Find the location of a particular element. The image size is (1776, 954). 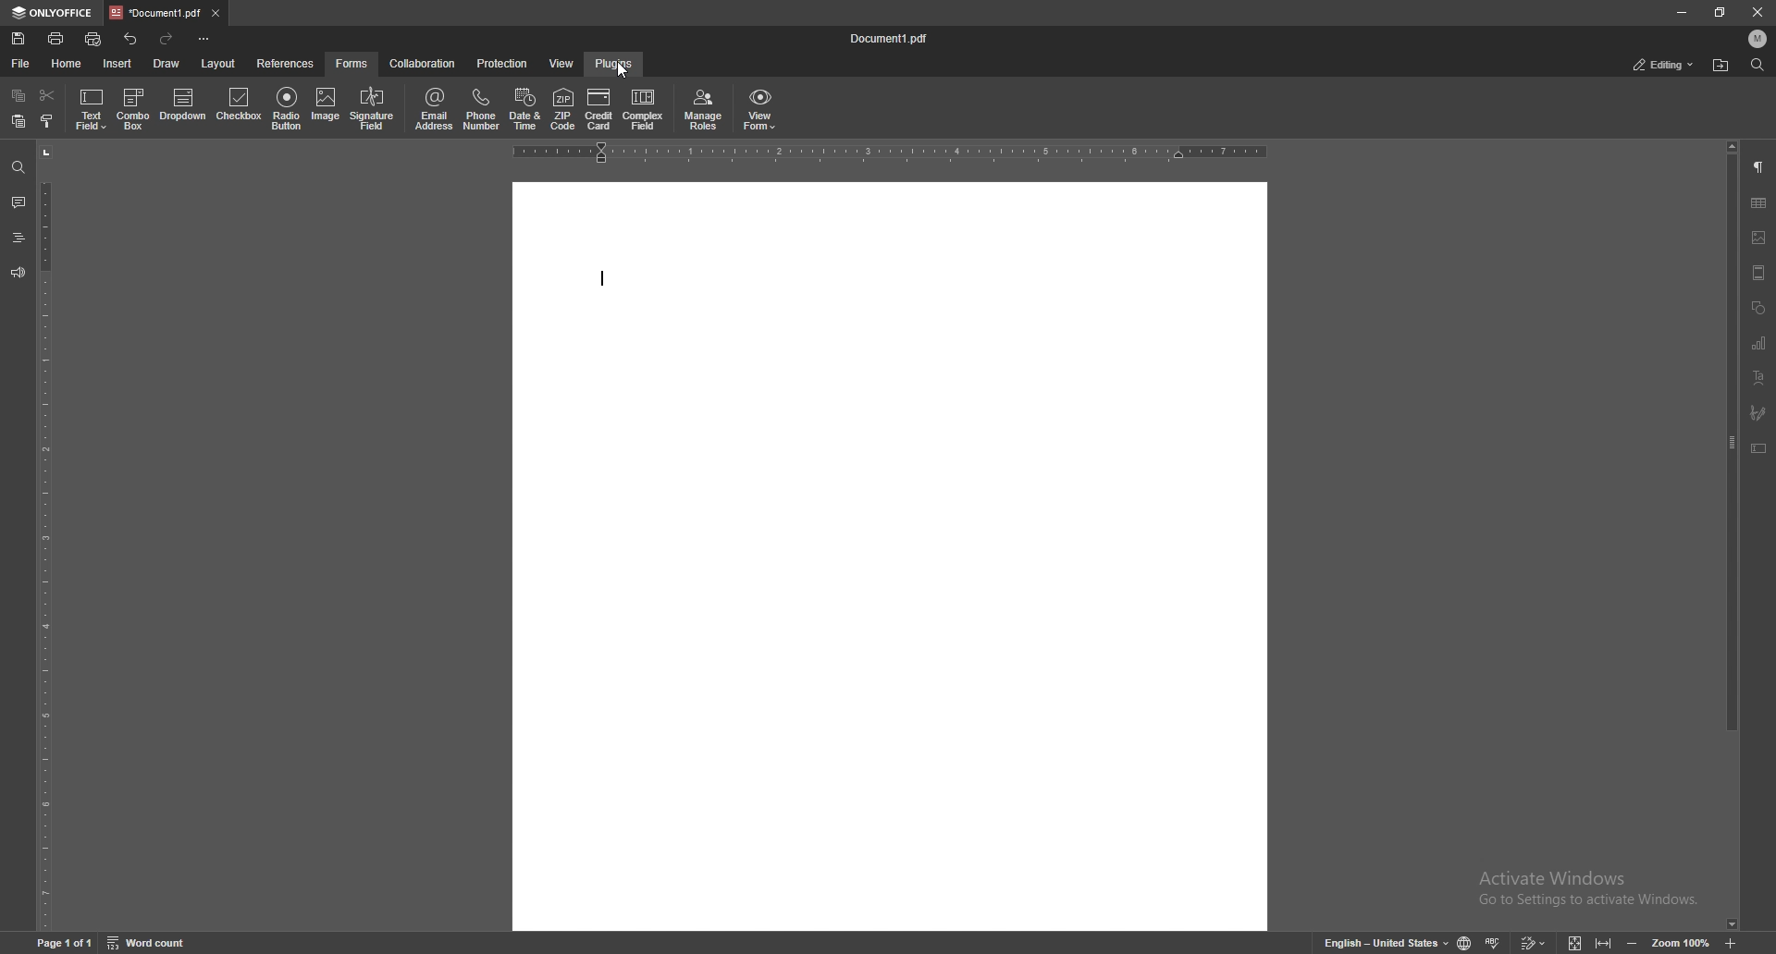

manage roles is located at coordinates (705, 110).